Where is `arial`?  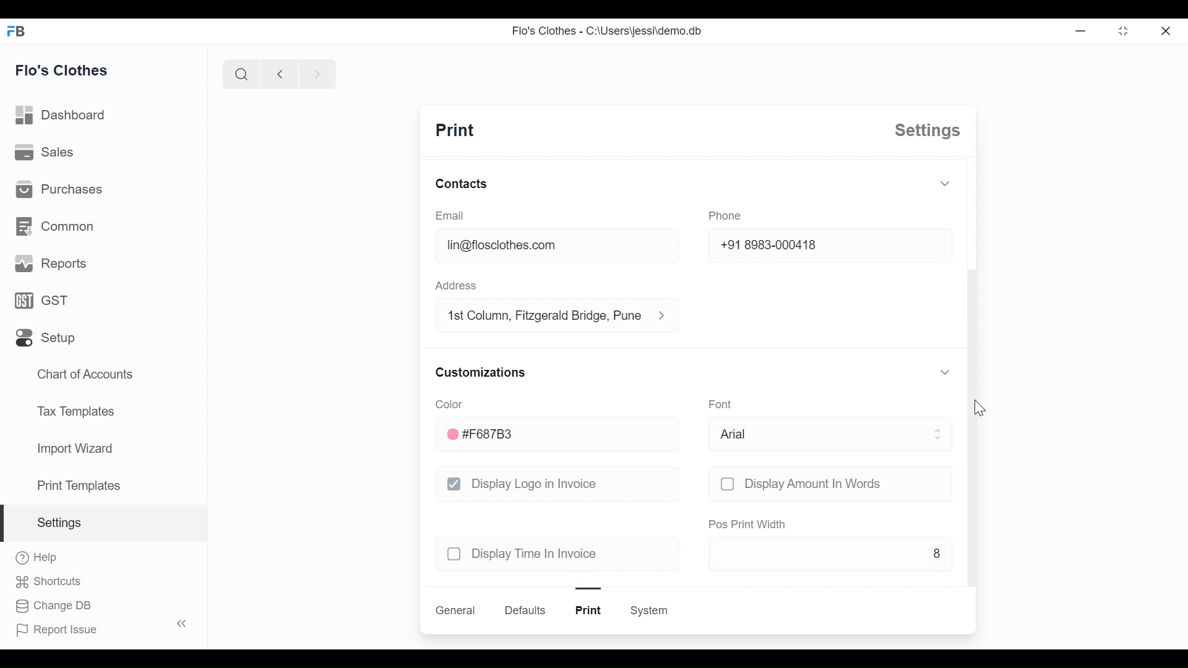
arial is located at coordinates (830, 434).